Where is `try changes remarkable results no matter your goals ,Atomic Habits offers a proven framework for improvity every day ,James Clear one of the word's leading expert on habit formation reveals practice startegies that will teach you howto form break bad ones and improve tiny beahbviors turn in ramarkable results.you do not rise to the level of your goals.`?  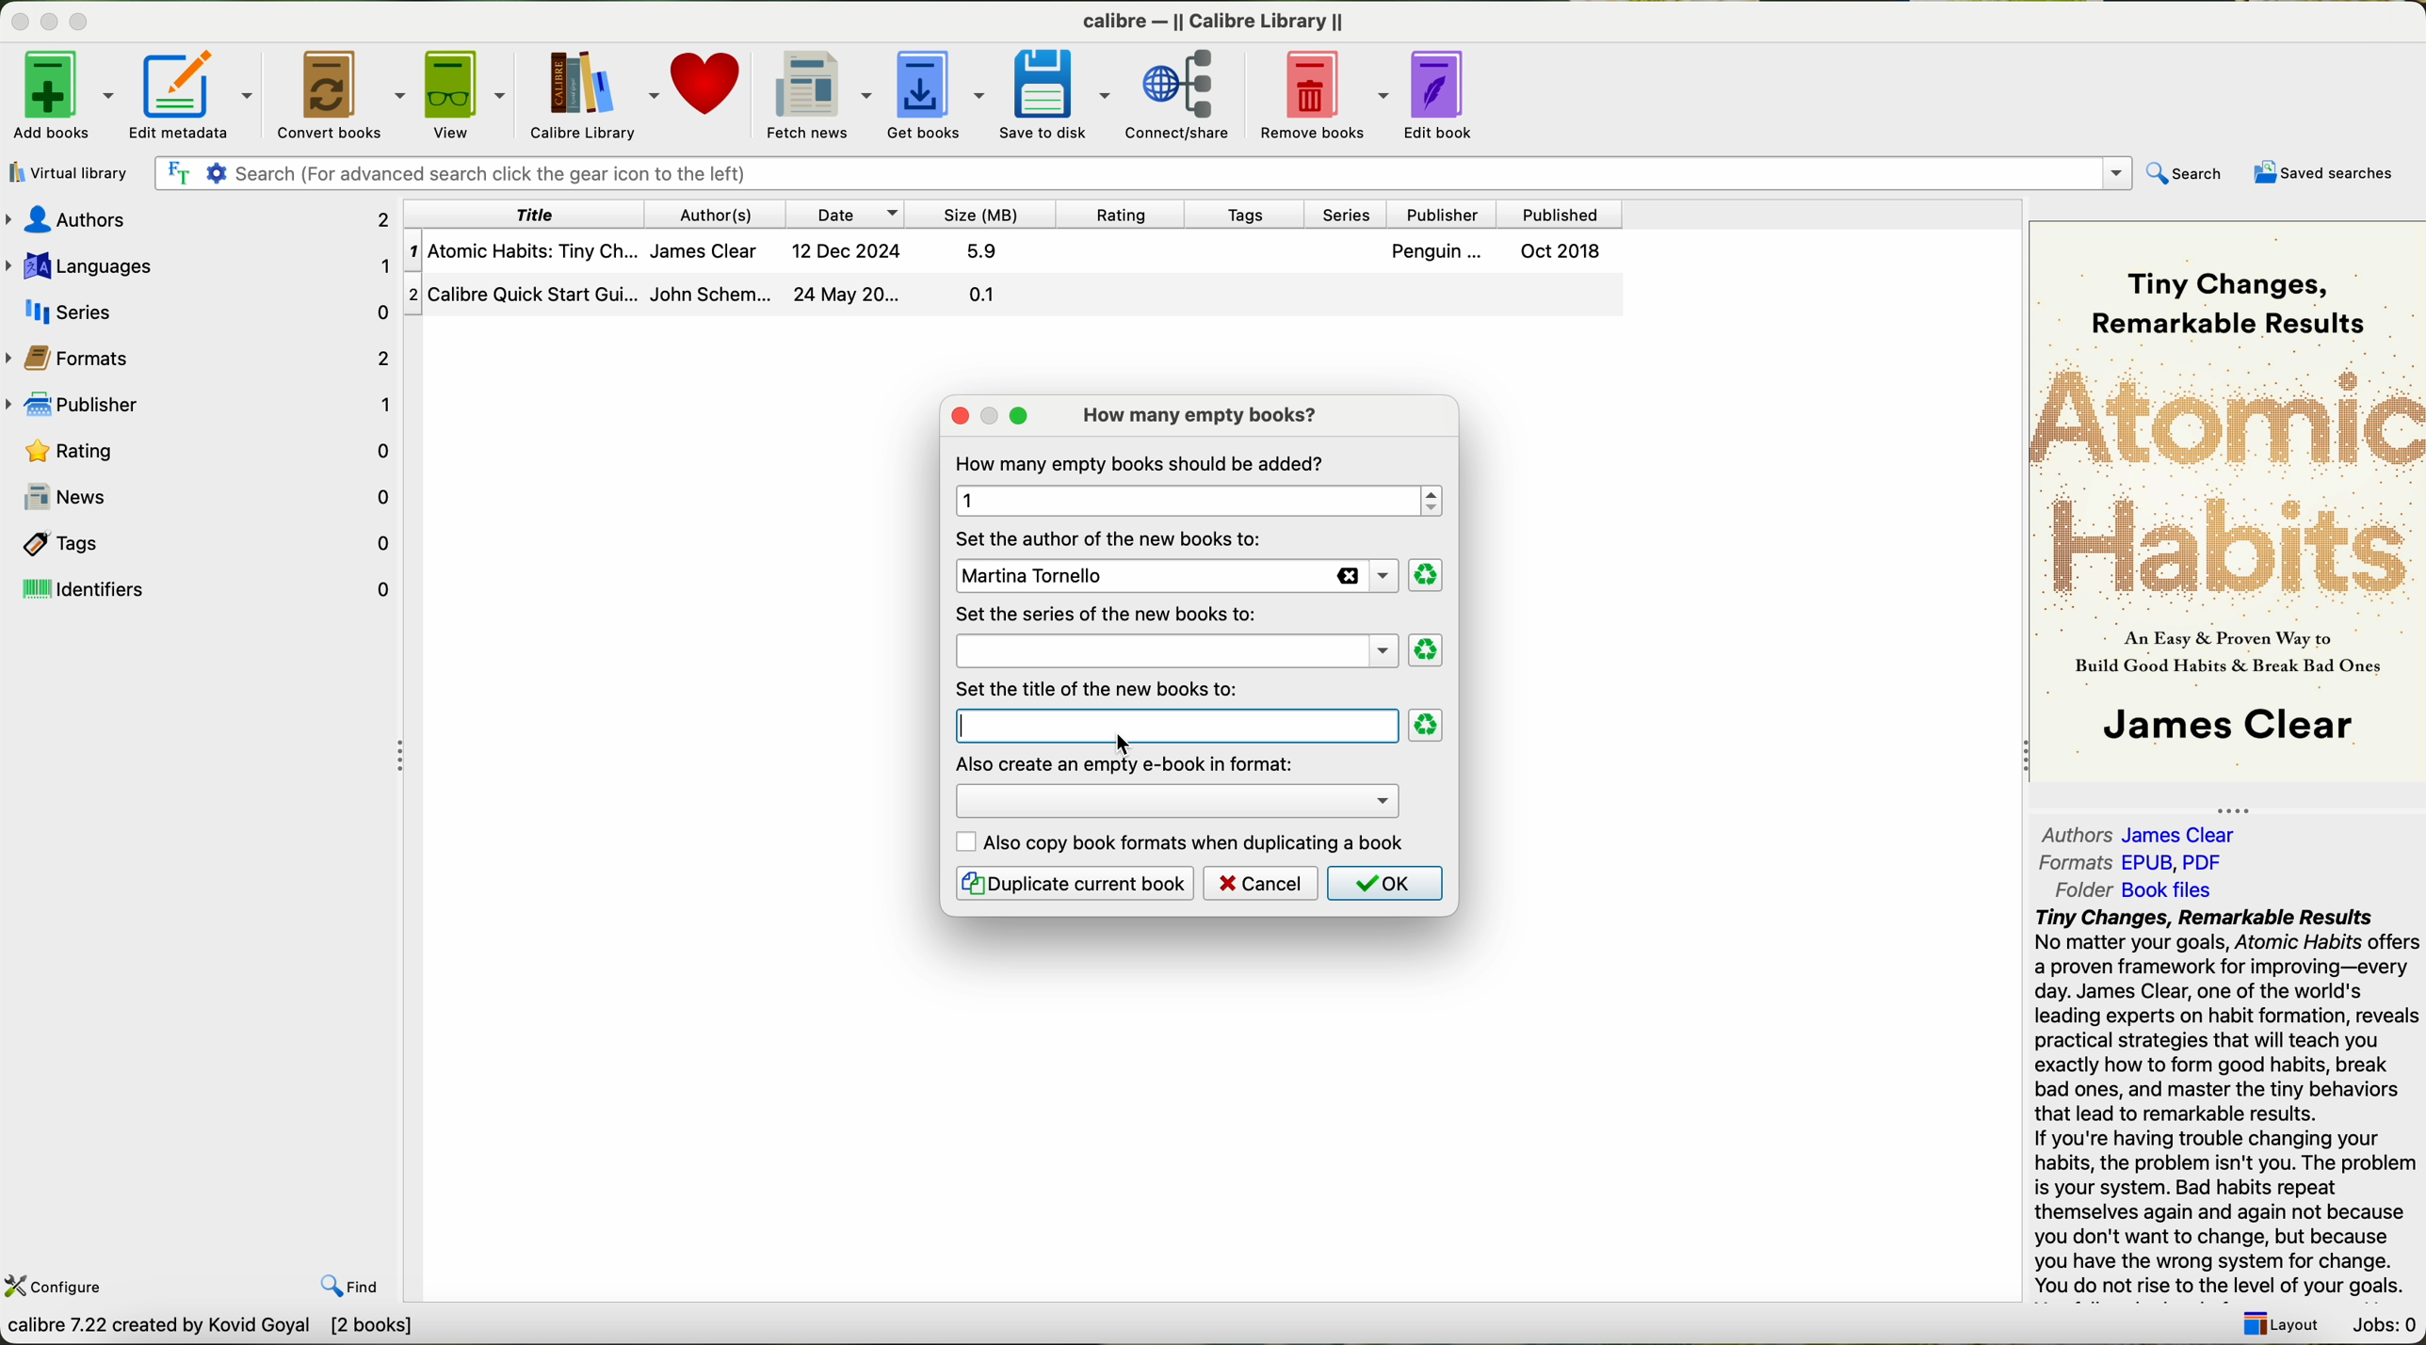
try changes remarkable results no matter your goals ,Atomic Habits offers a proven framework for improvity every day ,James Clear one of the word's leading expert on habit formation reveals practice startegies that will teach you howto form break bad ones and improve tiny beahbviors turn in ramarkable results.you do not rise to the level of your goals. is located at coordinates (2214, 1103).